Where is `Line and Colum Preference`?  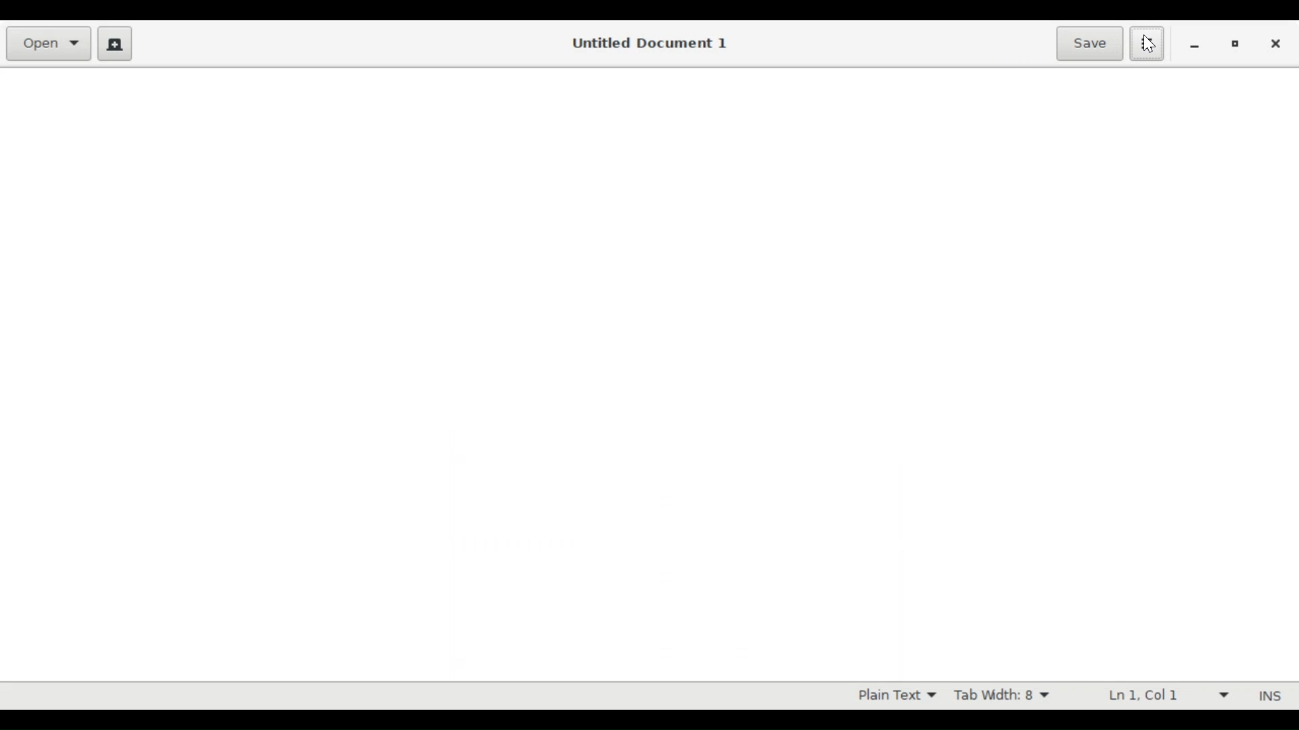 Line and Colum Preference is located at coordinates (1166, 696).